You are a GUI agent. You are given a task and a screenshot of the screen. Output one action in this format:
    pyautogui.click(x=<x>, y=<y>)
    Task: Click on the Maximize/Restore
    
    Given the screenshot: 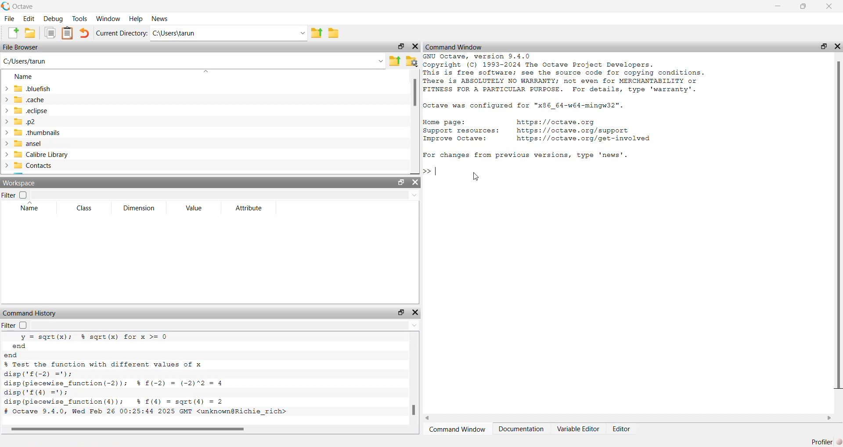 What is the action you would take?
    pyautogui.click(x=400, y=312)
    